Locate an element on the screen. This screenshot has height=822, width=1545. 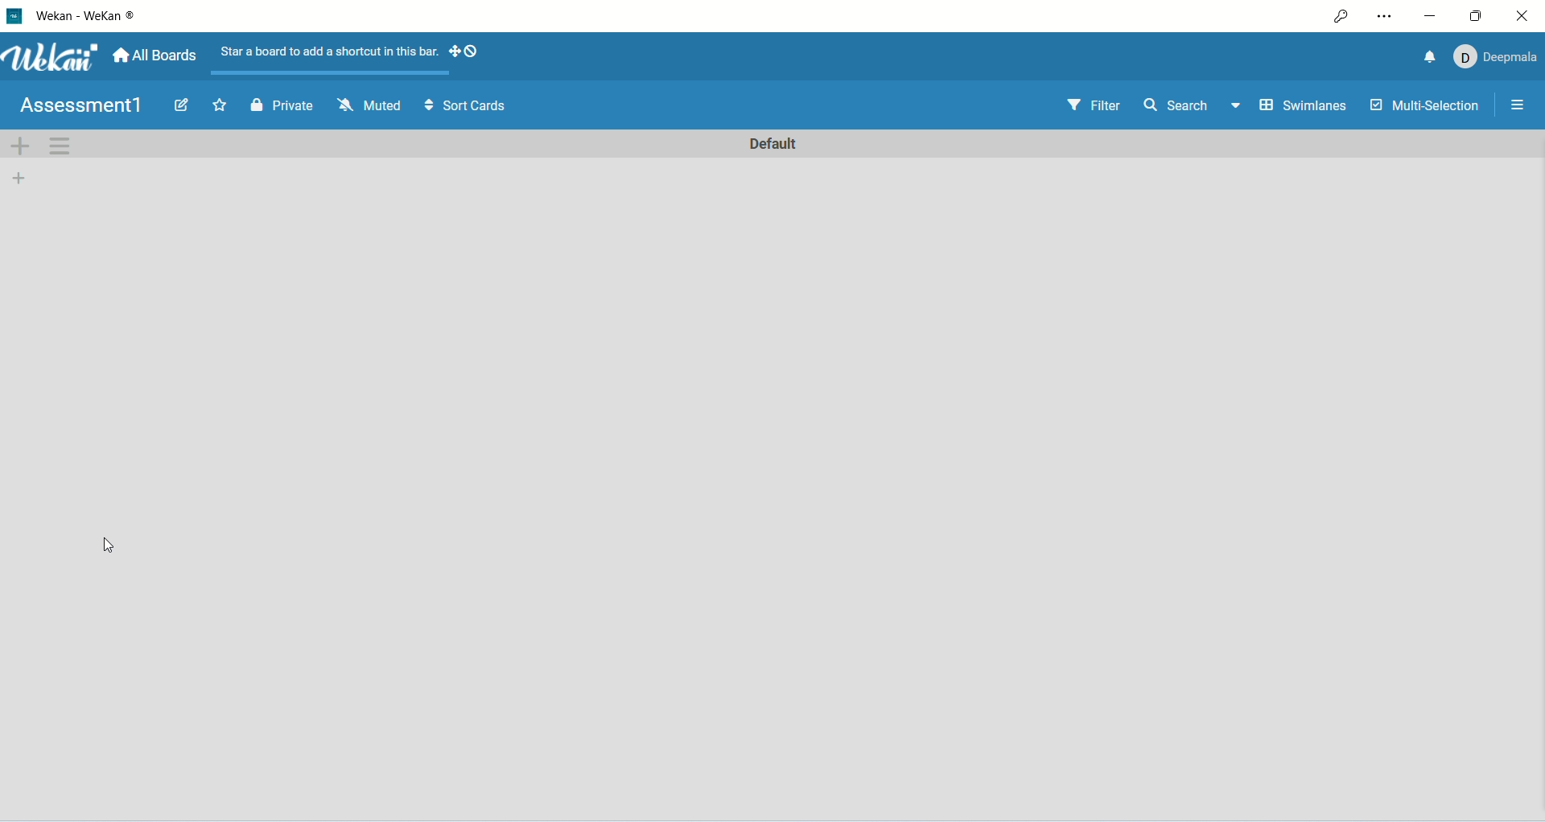
star board is located at coordinates (216, 105).